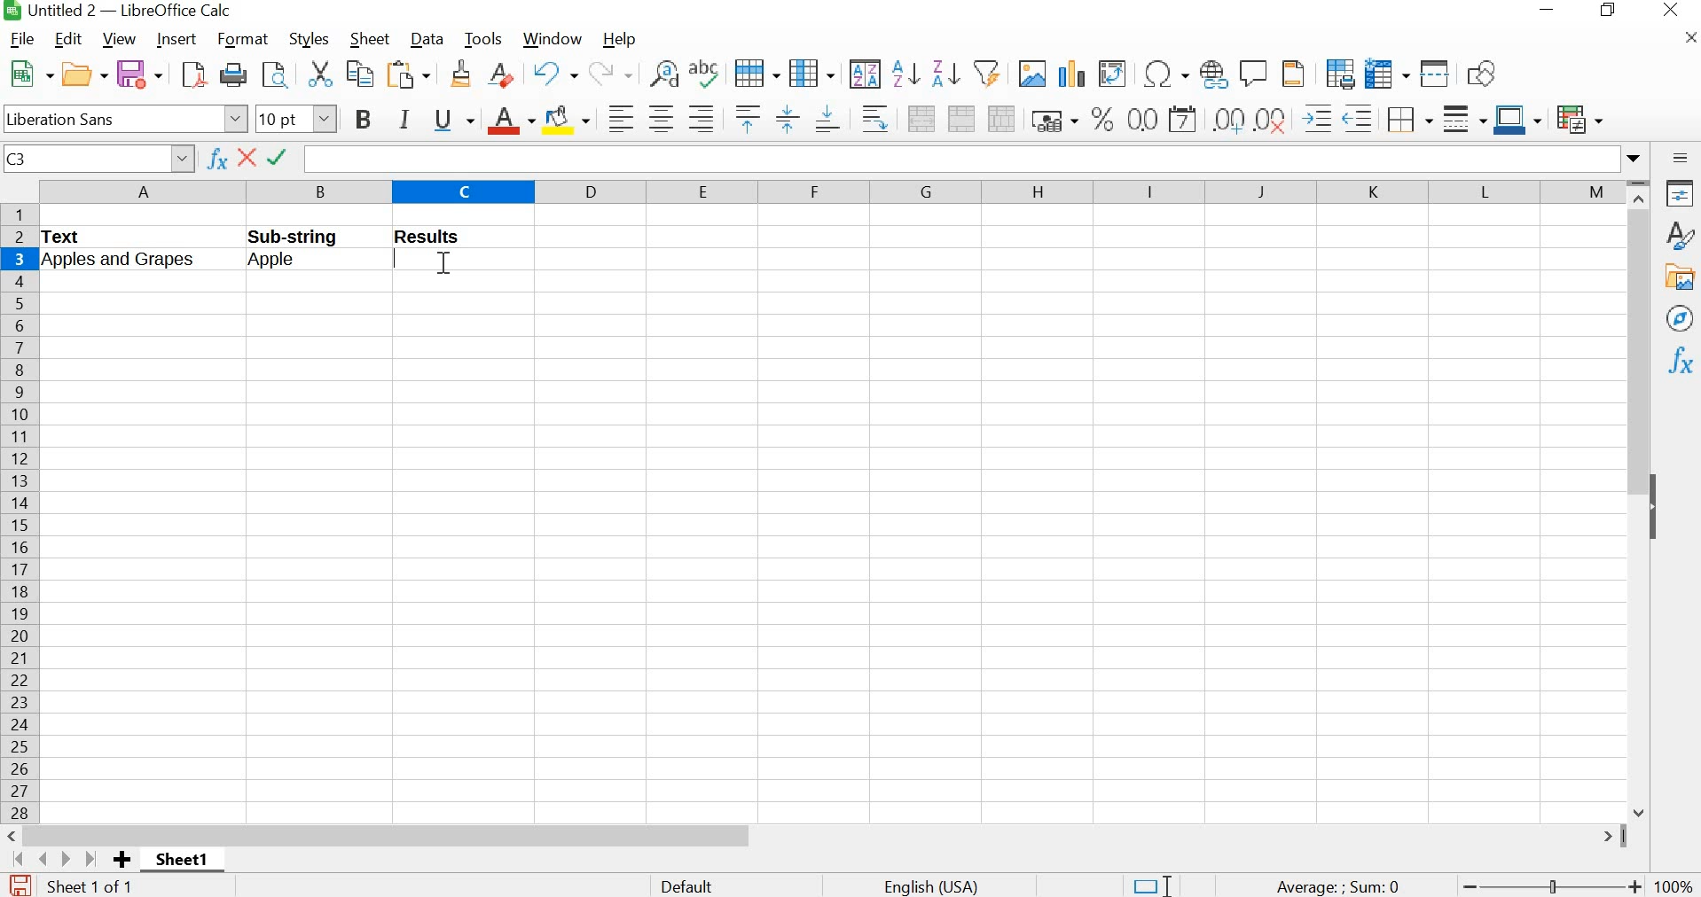  What do you see at coordinates (702, 75) in the screenshot?
I see `spelling` at bounding box center [702, 75].